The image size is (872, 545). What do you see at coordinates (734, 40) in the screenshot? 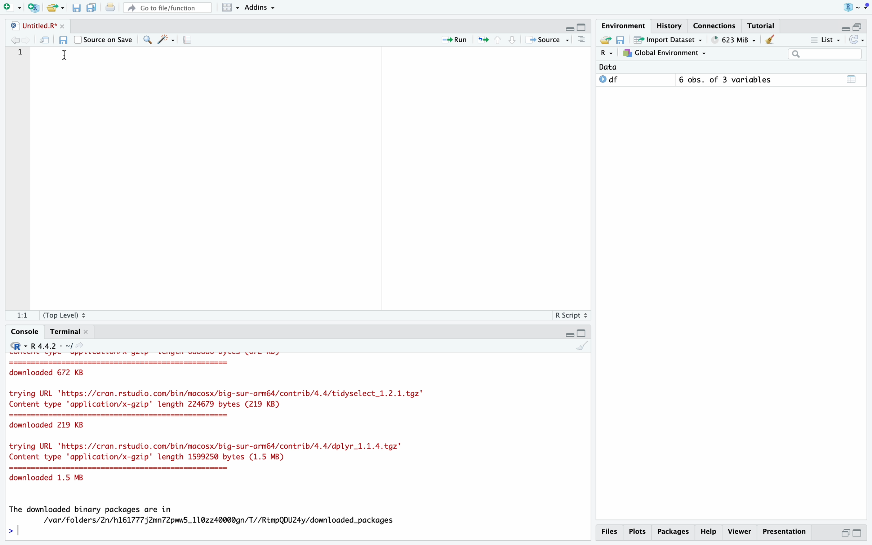
I see `248 MiB` at bounding box center [734, 40].